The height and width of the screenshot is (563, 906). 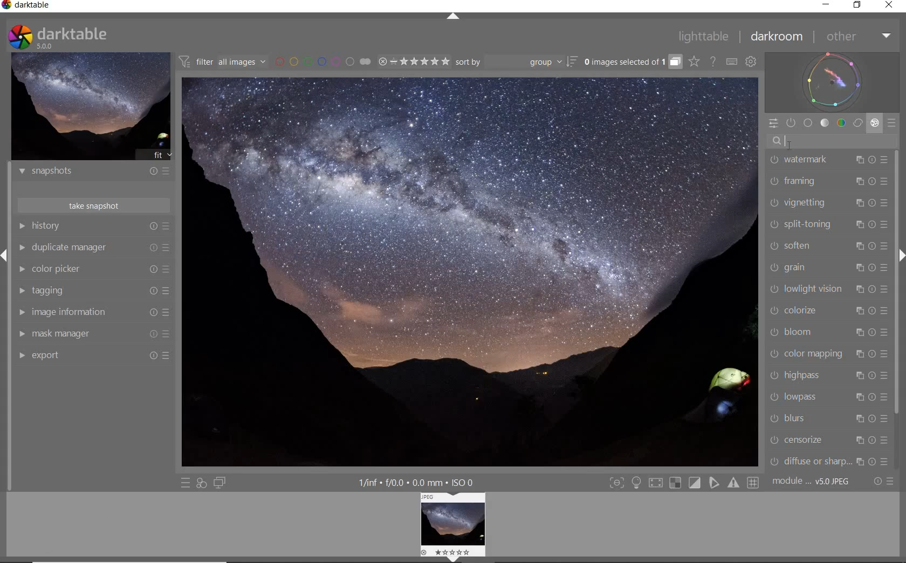 I want to click on QUICK ACCESS FOR APPLYING ANY OF YOUR STYLES, so click(x=201, y=483).